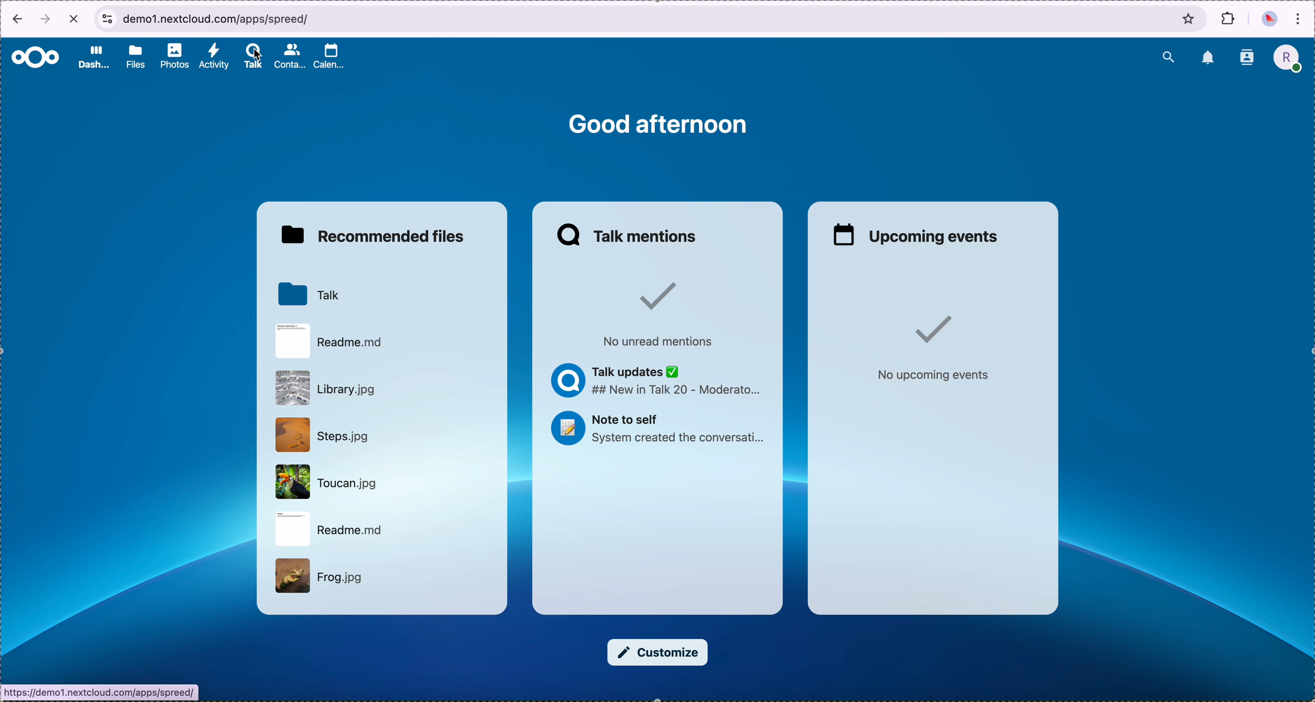  I want to click on cursor, so click(255, 54).